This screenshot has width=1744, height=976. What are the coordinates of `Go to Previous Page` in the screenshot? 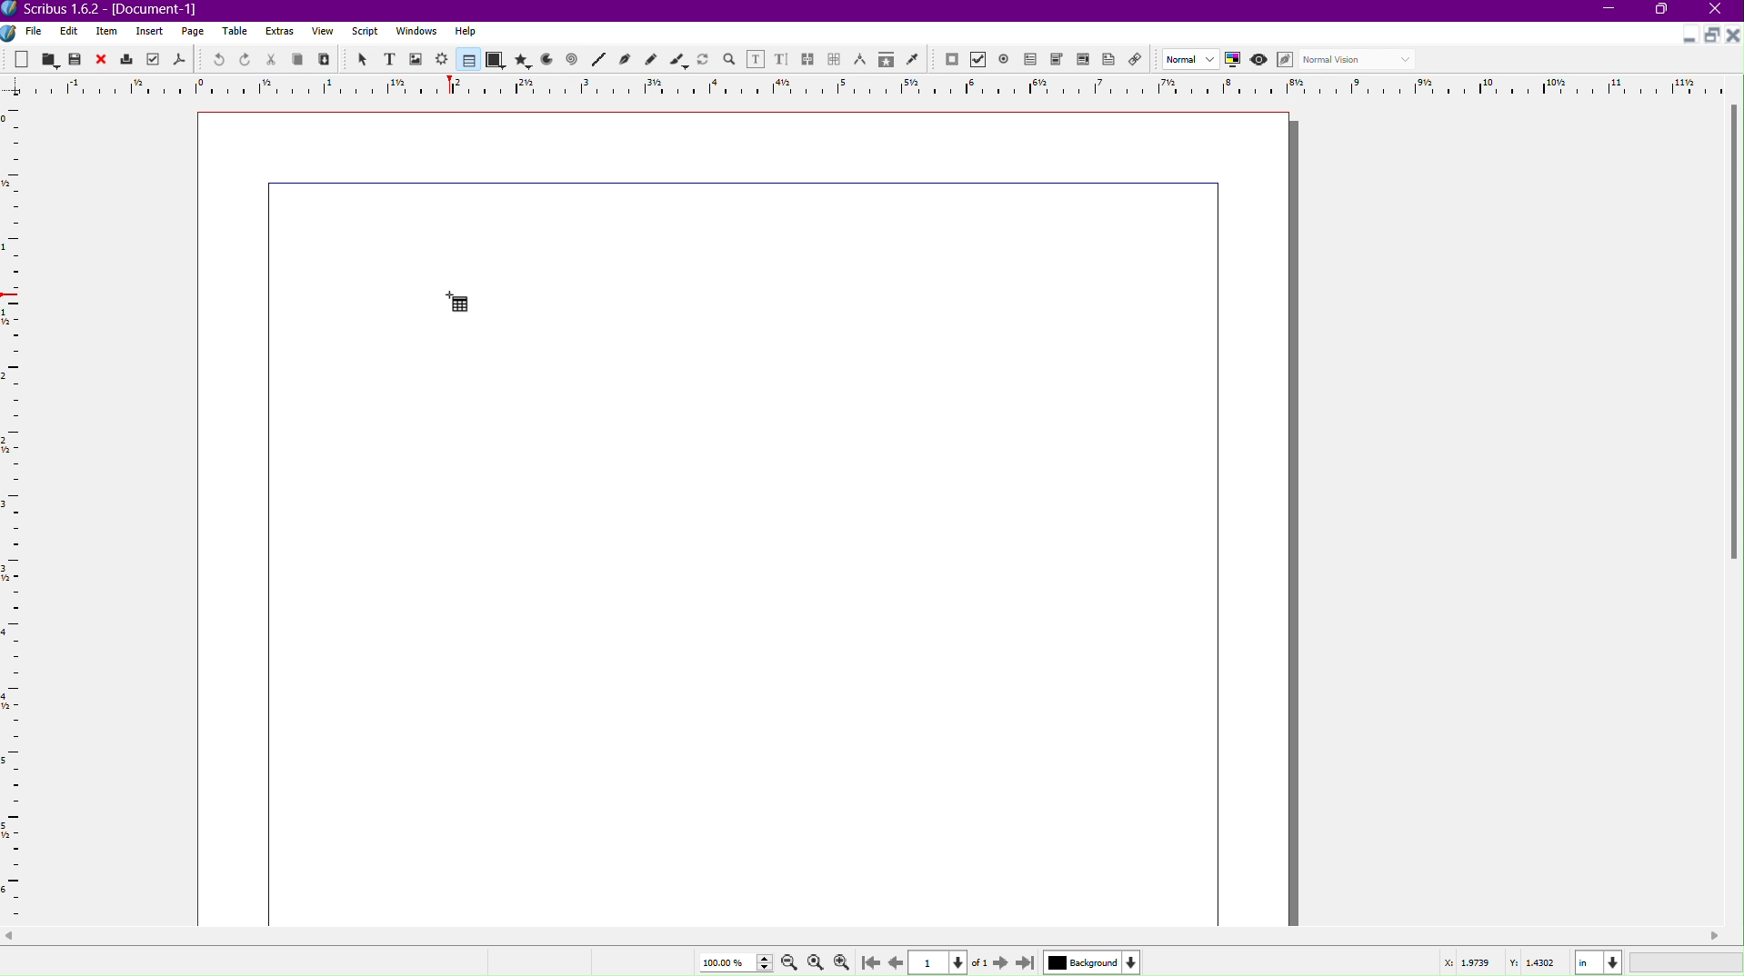 It's located at (895, 960).